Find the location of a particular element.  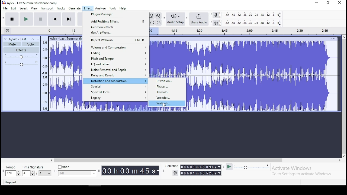

stop is located at coordinates (40, 19).